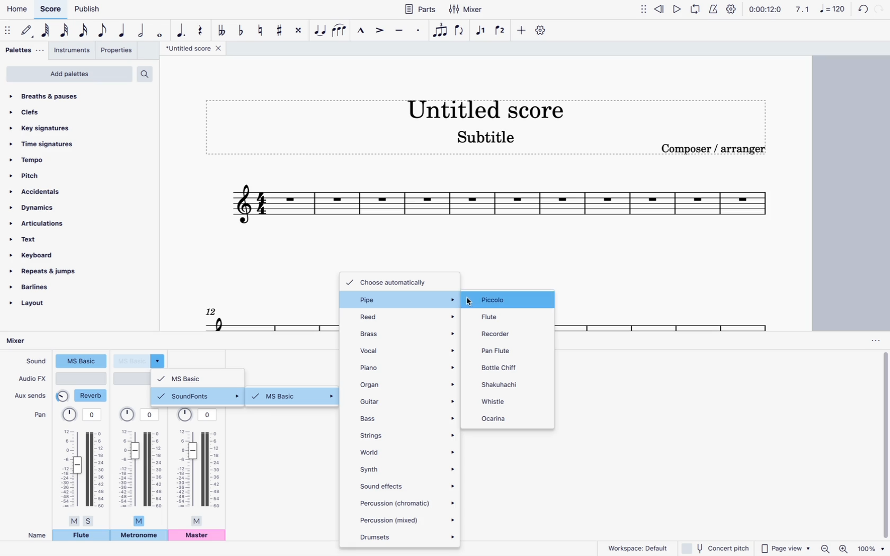  Describe the element at coordinates (407, 485) in the screenshot. I see `sound effects` at that location.